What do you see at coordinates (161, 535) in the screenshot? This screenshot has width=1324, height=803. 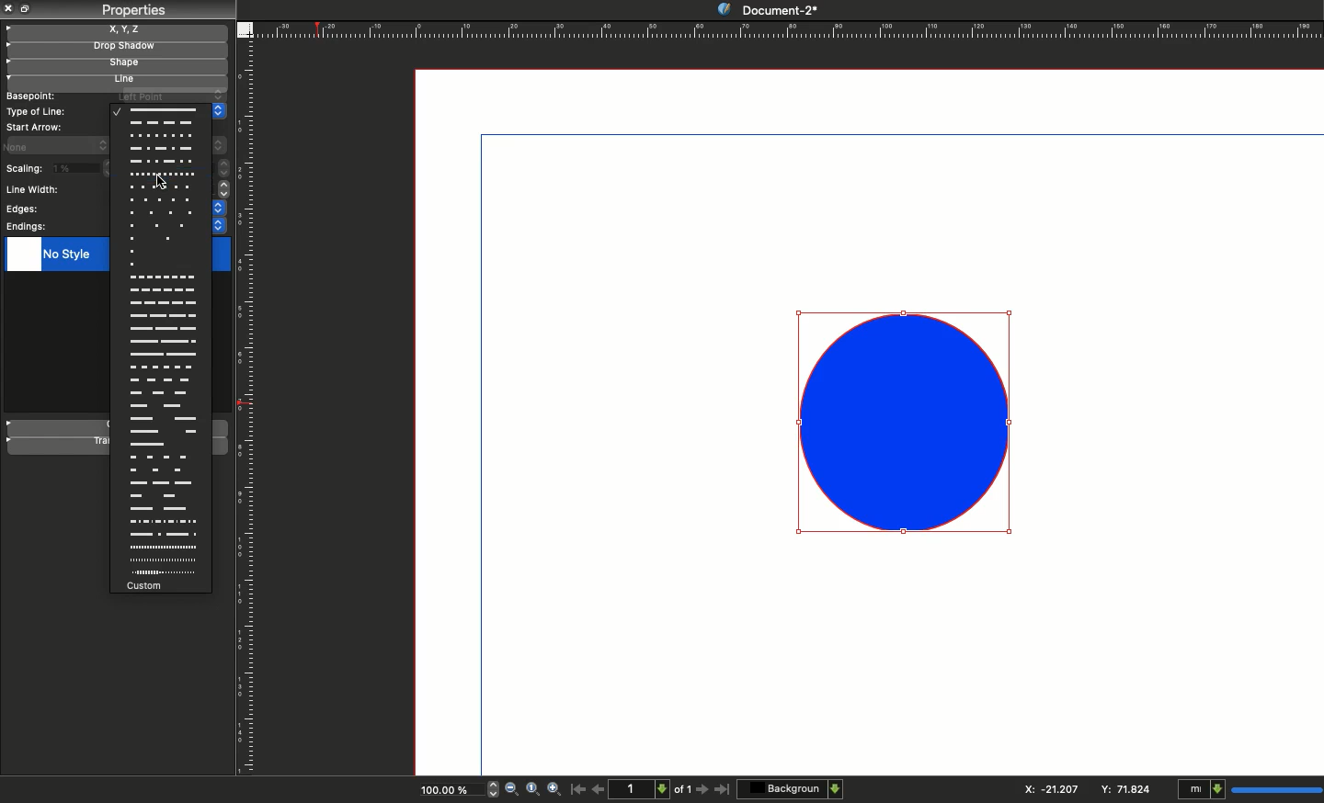 I see `line option` at bounding box center [161, 535].